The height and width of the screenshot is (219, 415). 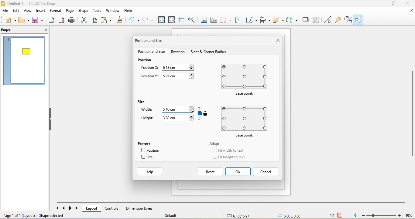 What do you see at coordinates (6, 10) in the screenshot?
I see `file` at bounding box center [6, 10].